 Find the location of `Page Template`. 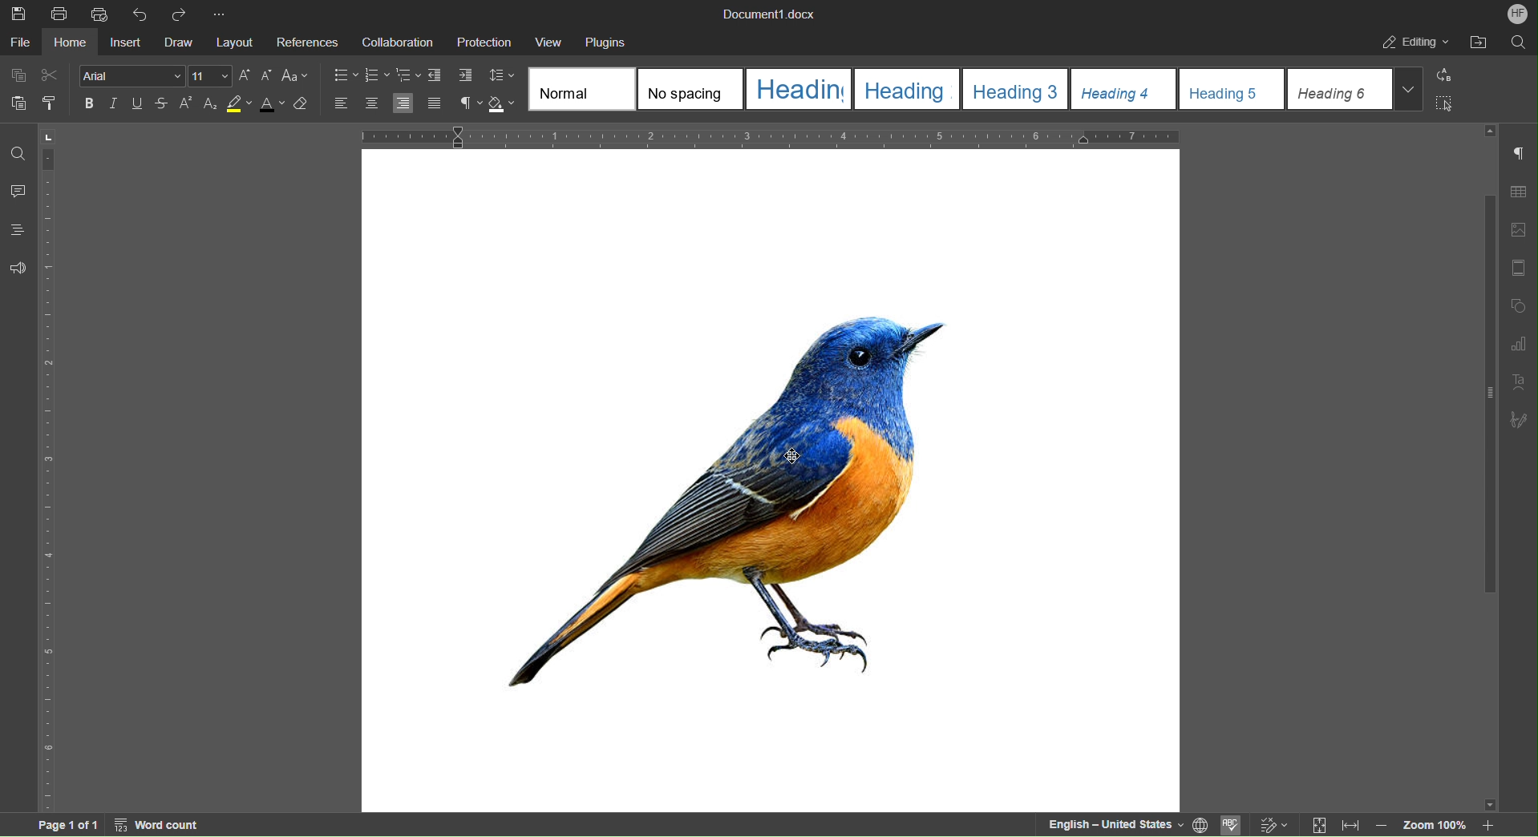

Page Template is located at coordinates (1519, 265).